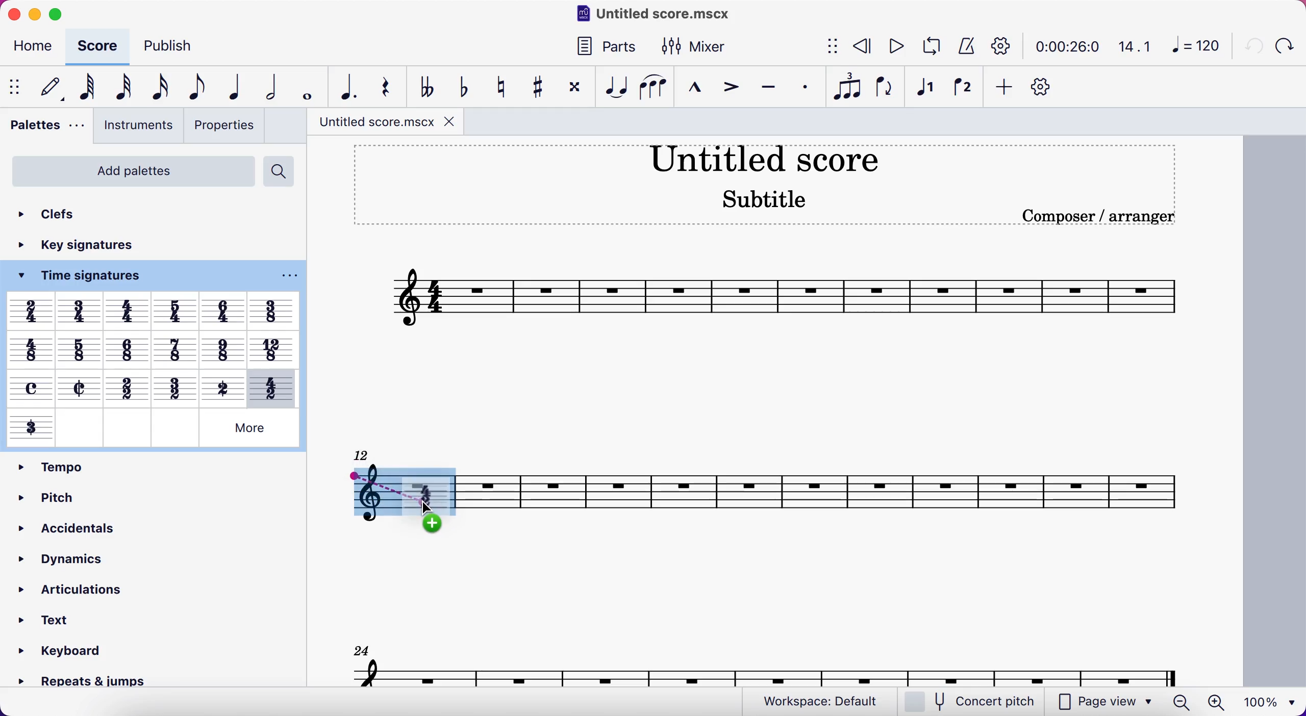 Image resolution: width=1306 pixels, height=716 pixels. Describe the element at coordinates (230, 86) in the screenshot. I see `quarter note` at that location.